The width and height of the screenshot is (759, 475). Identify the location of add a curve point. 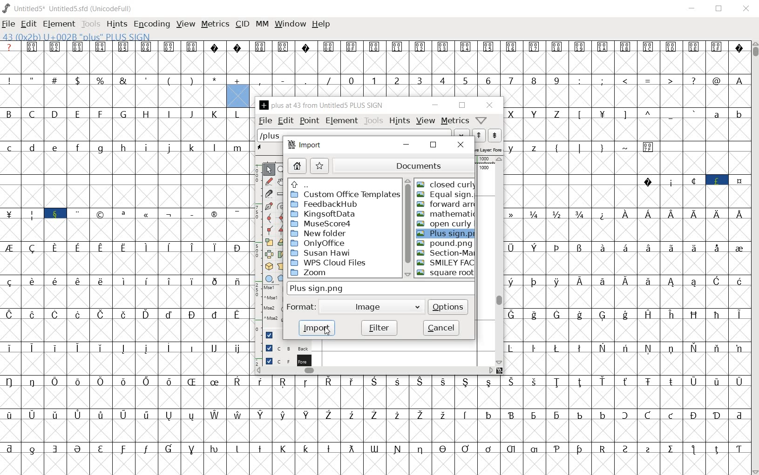
(269, 217).